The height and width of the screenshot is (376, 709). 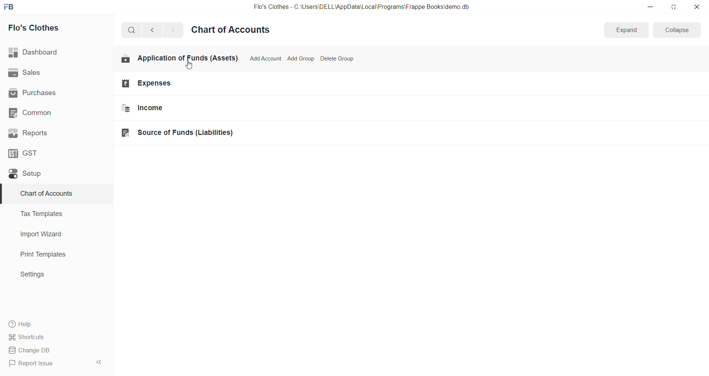 What do you see at coordinates (338, 58) in the screenshot?
I see `Delete Group` at bounding box center [338, 58].